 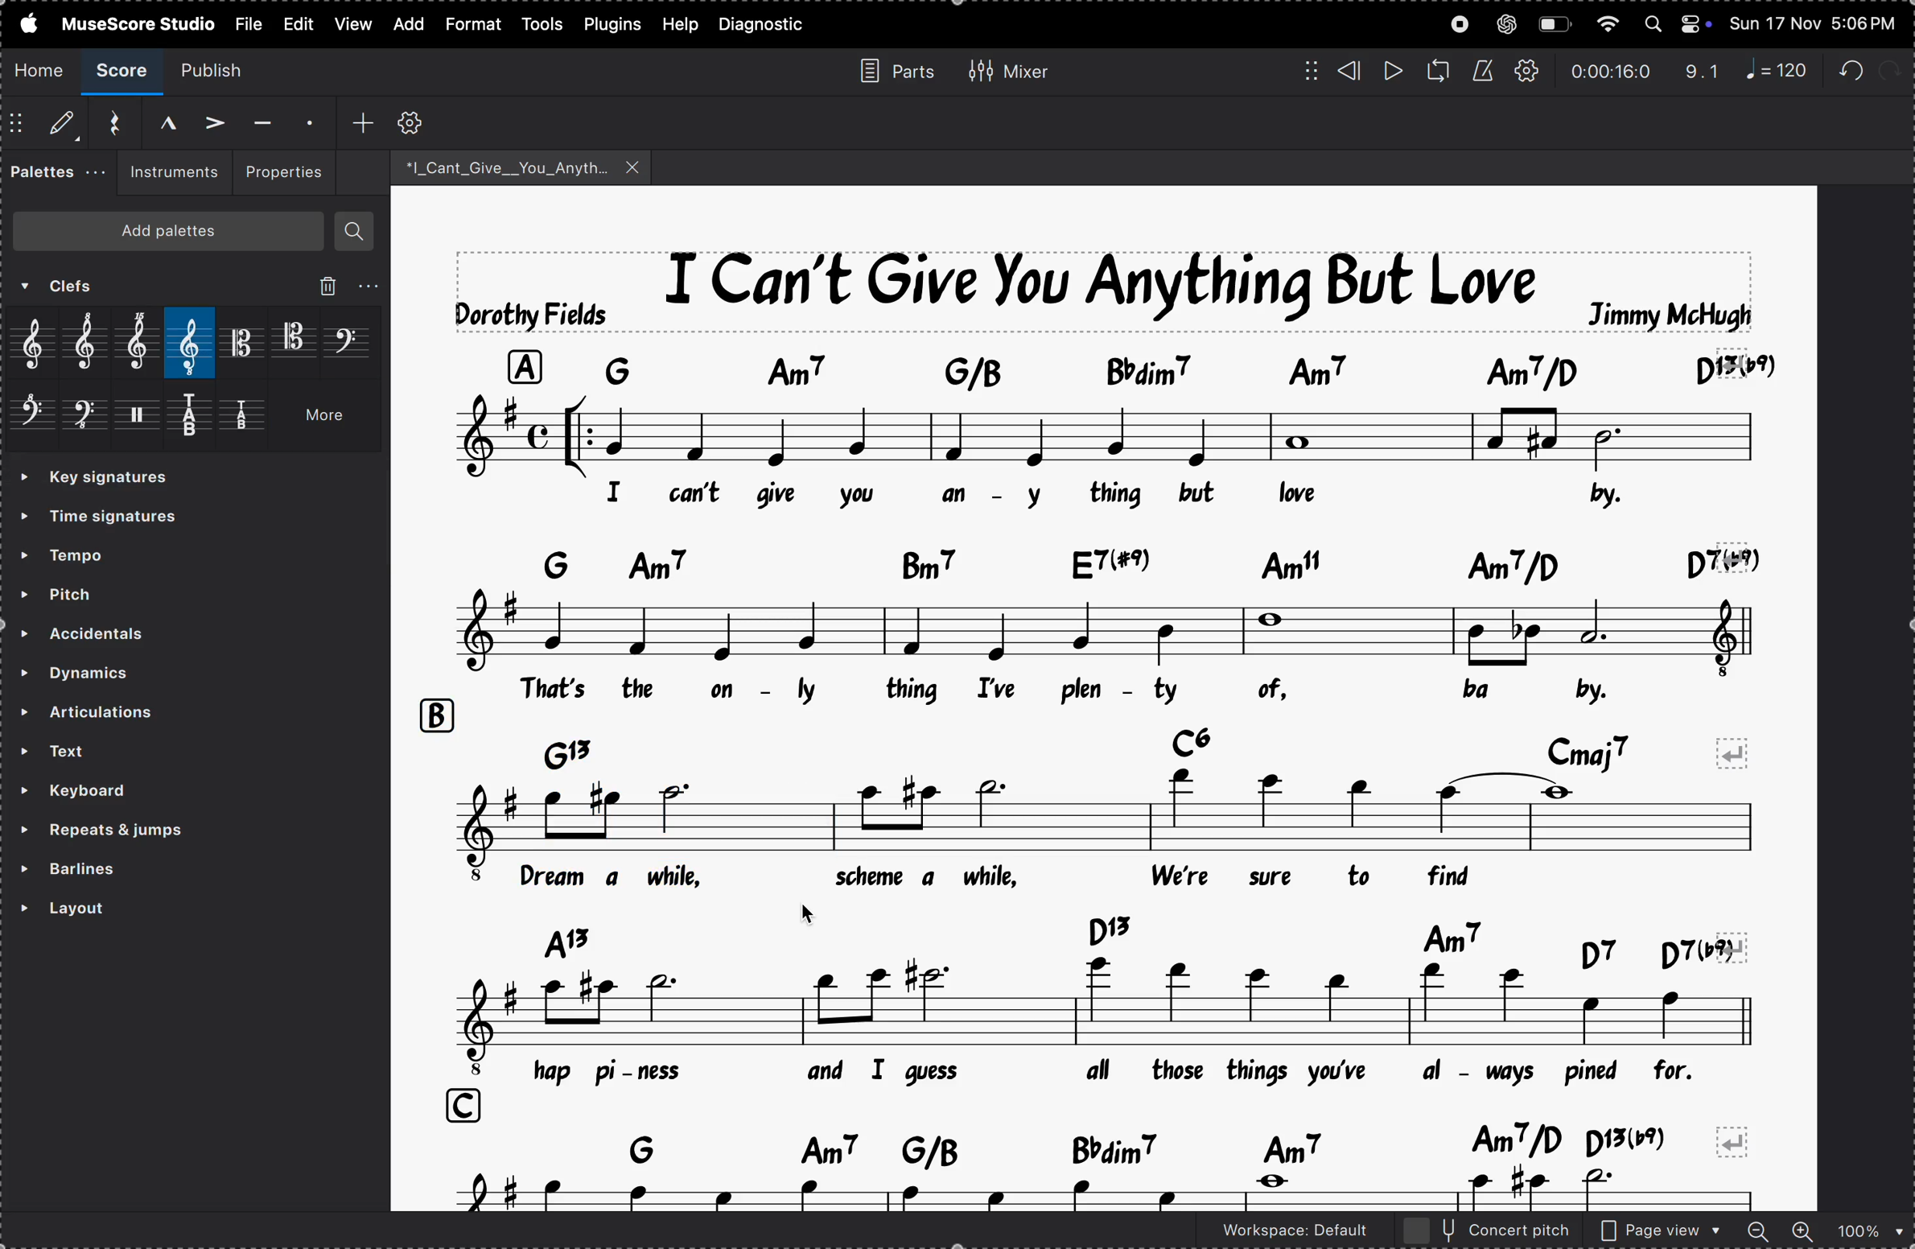 I want to click on Marcato, so click(x=154, y=121).